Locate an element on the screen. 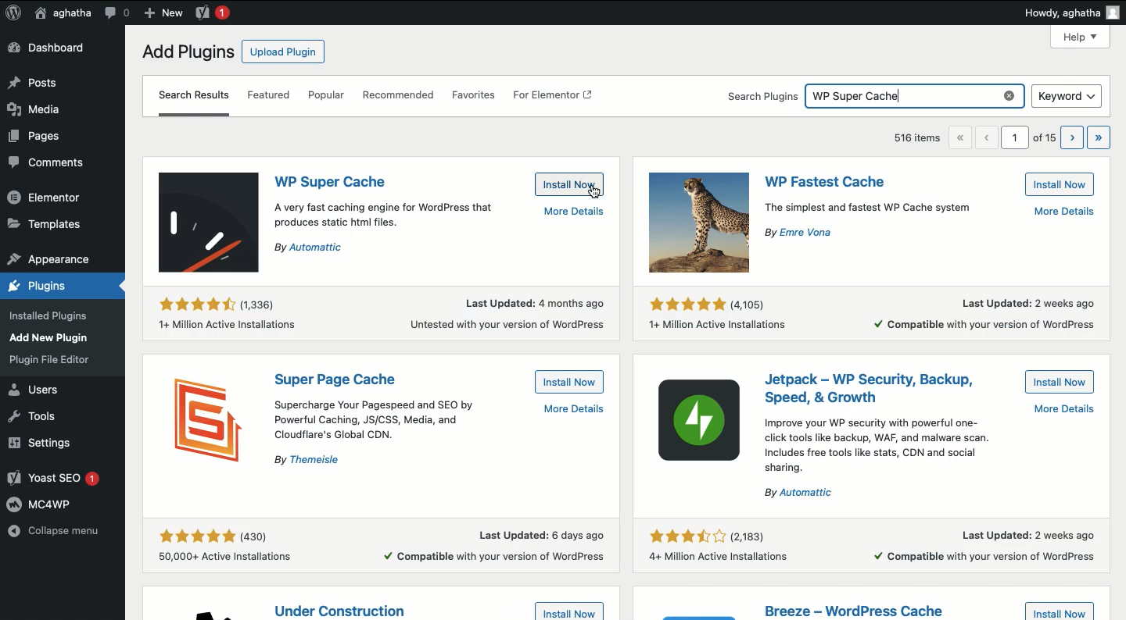 The width and height of the screenshot is (1126, 620). Install now is located at coordinates (569, 382).